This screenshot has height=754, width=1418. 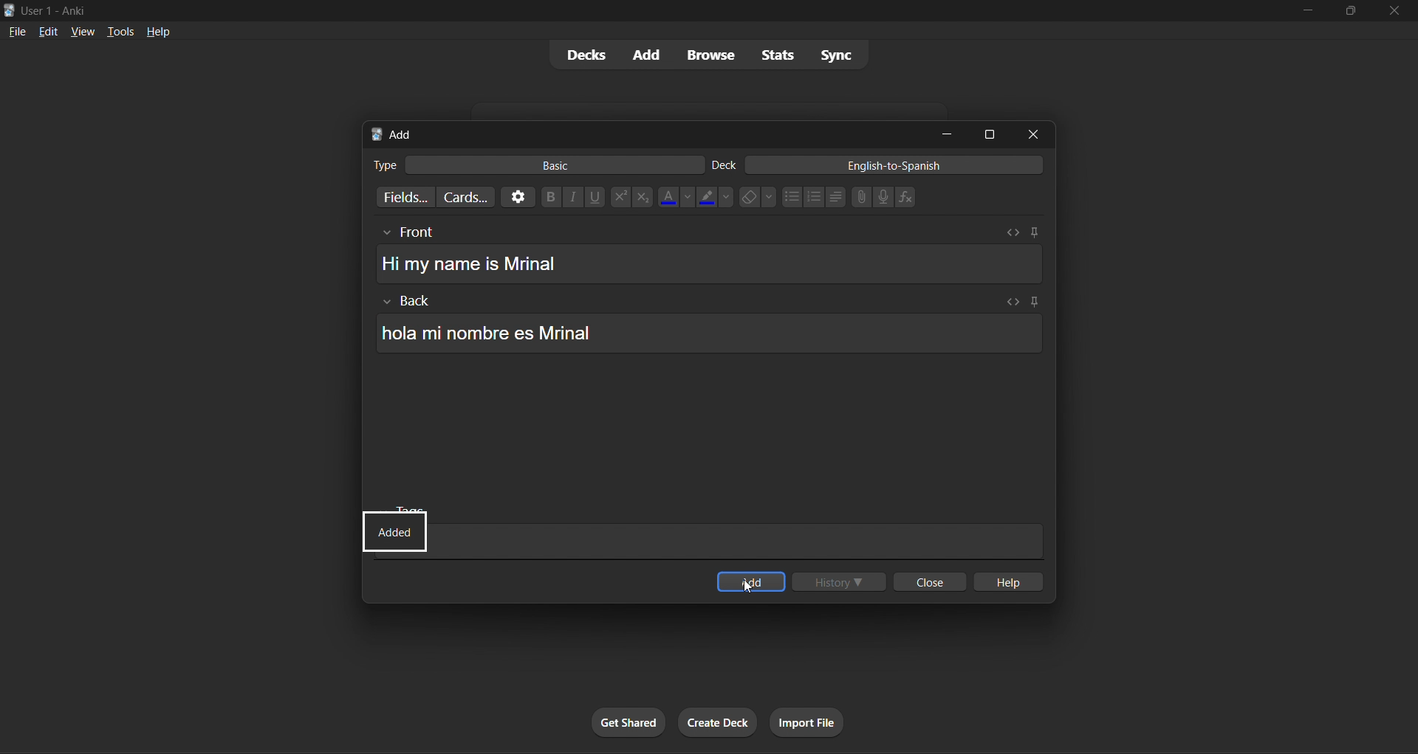 What do you see at coordinates (752, 581) in the screenshot?
I see `add` at bounding box center [752, 581].